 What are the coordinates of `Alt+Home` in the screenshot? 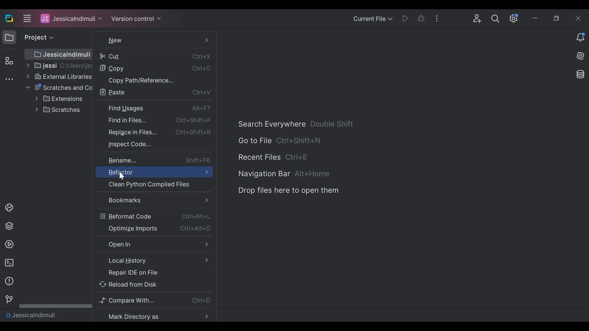 It's located at (313, 174).